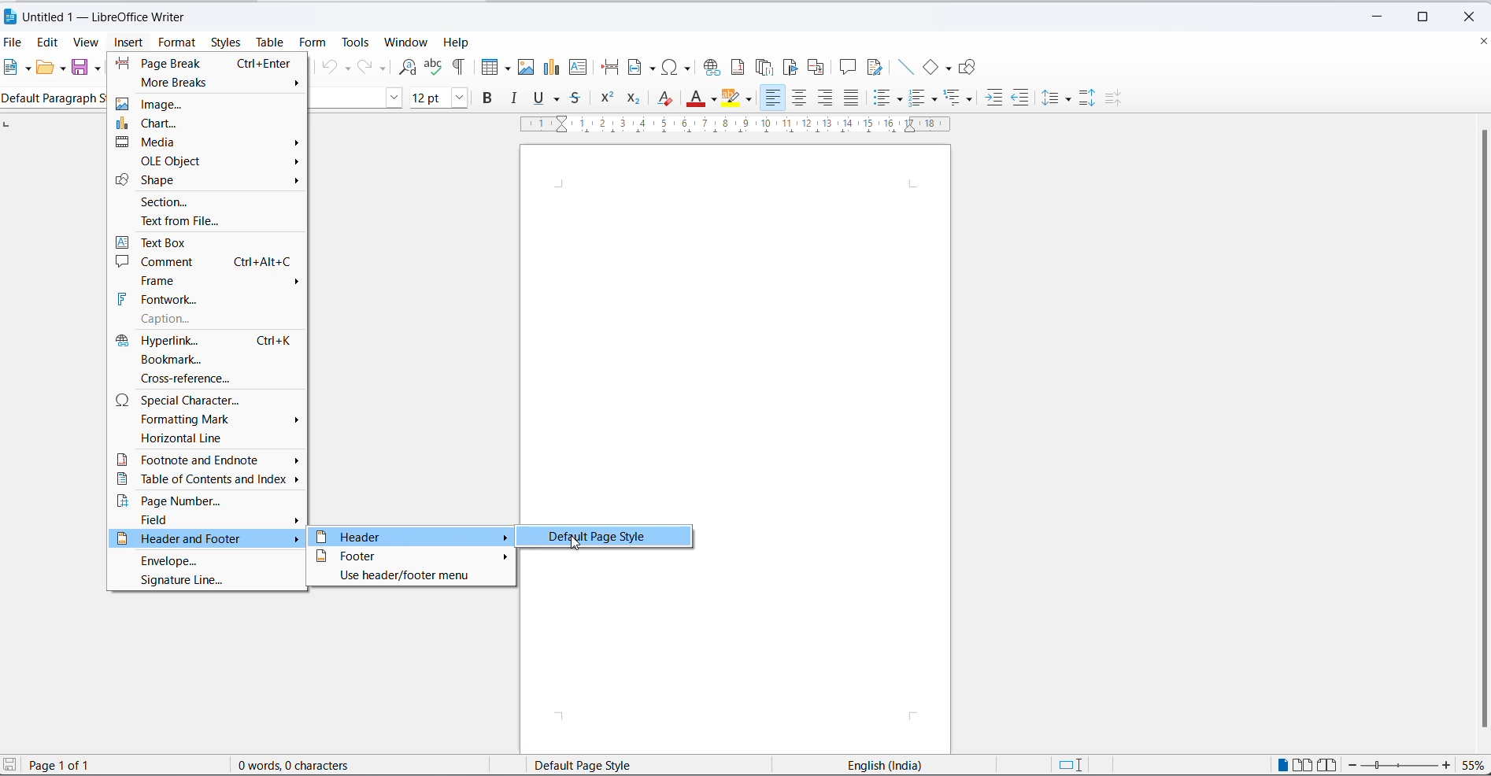 Image resolution: width=1491 pixels, height=776 pixels. Describe the element at coordinates (601, 764) in the screenshot. I see `page style` at that location.